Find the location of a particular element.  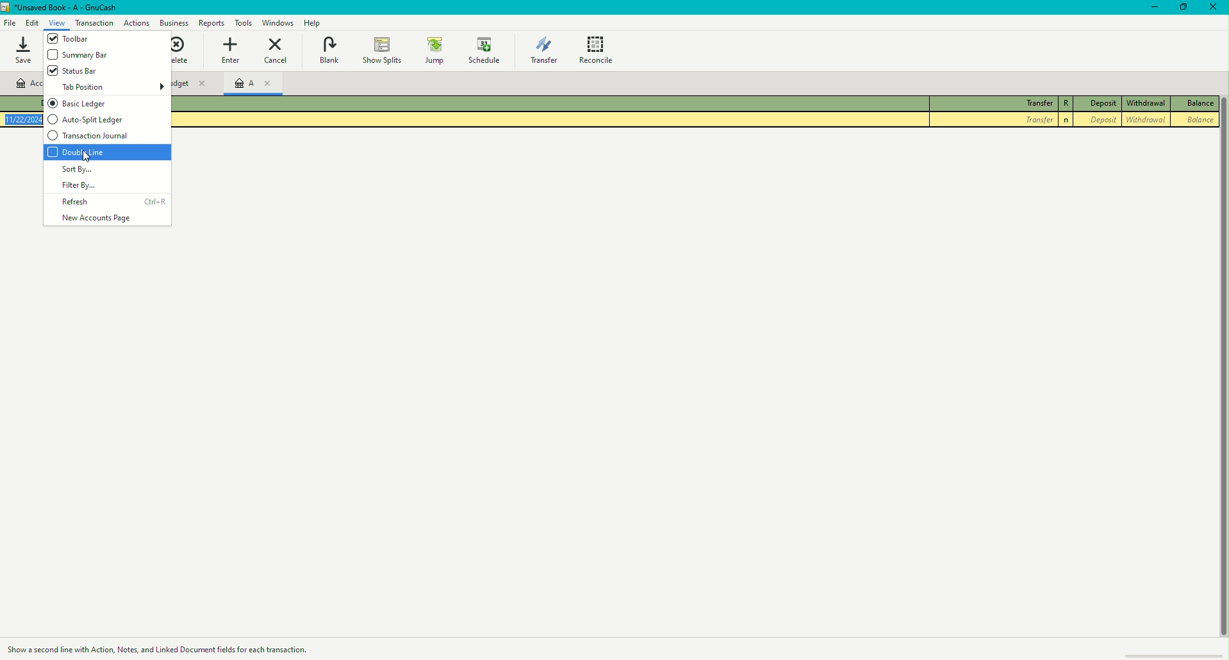

Account A is located at coordinates (253, 83).